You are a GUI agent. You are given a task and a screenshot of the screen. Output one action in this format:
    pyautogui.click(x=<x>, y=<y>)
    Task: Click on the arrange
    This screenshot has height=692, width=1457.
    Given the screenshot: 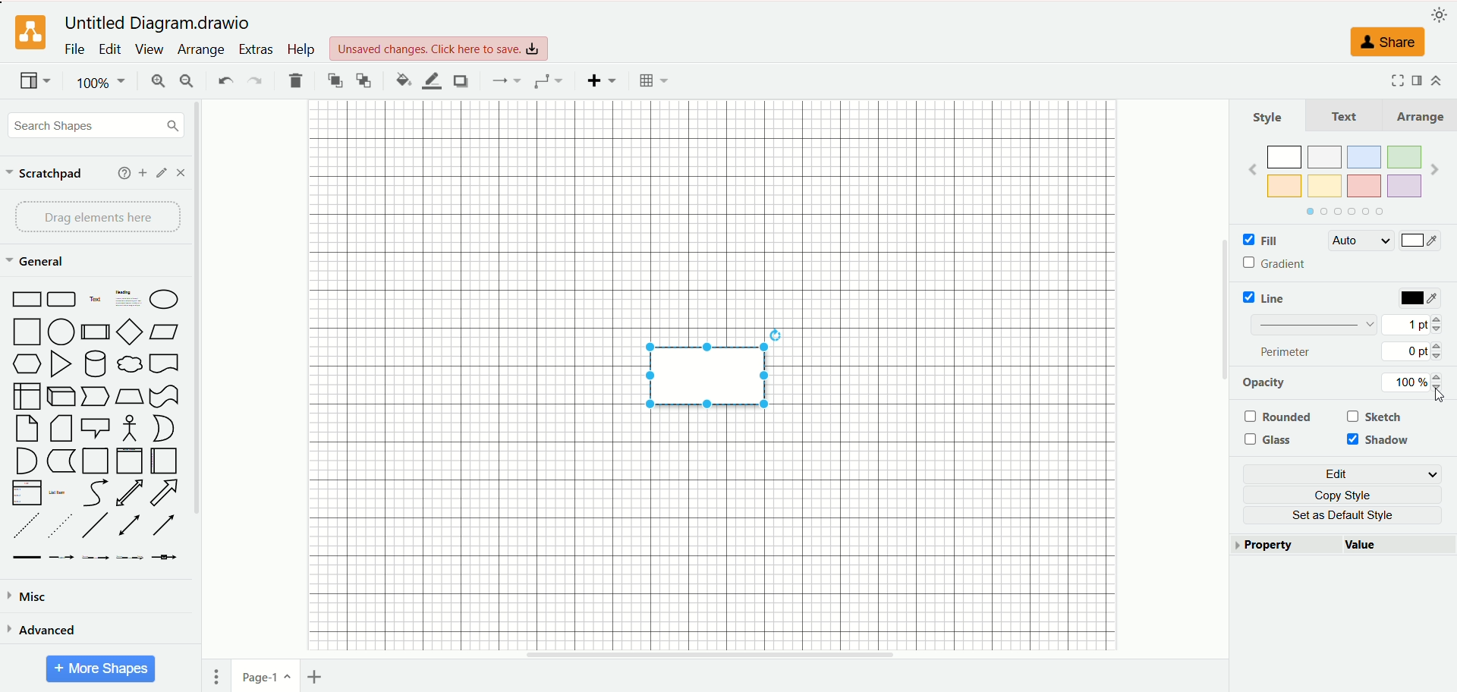 What is the action you would take?
    pyautogui.click(x=203, y=50)
    